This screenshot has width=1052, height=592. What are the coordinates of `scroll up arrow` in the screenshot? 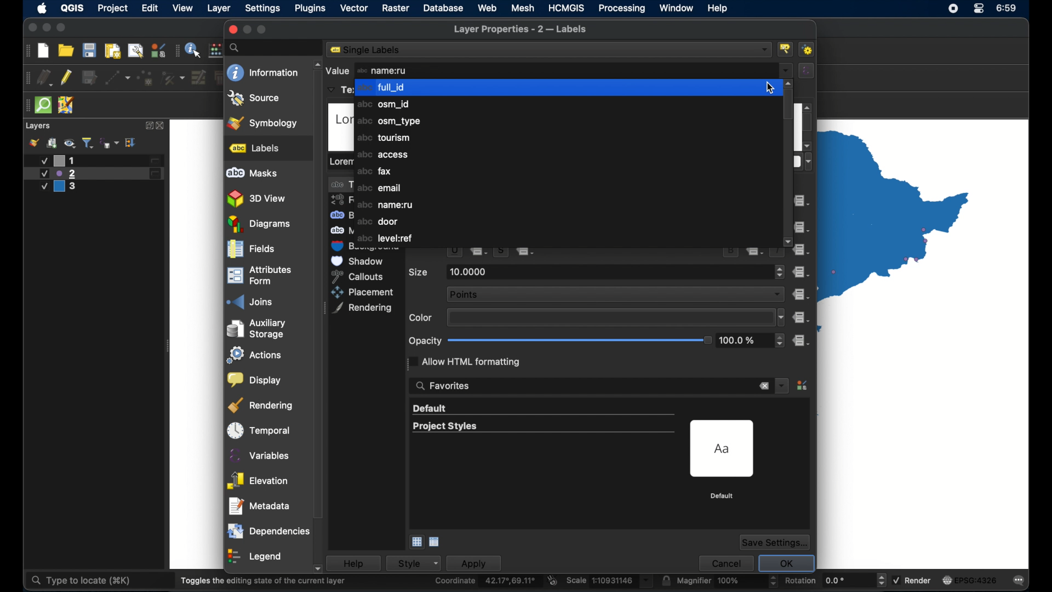 It's located at (790, 83).